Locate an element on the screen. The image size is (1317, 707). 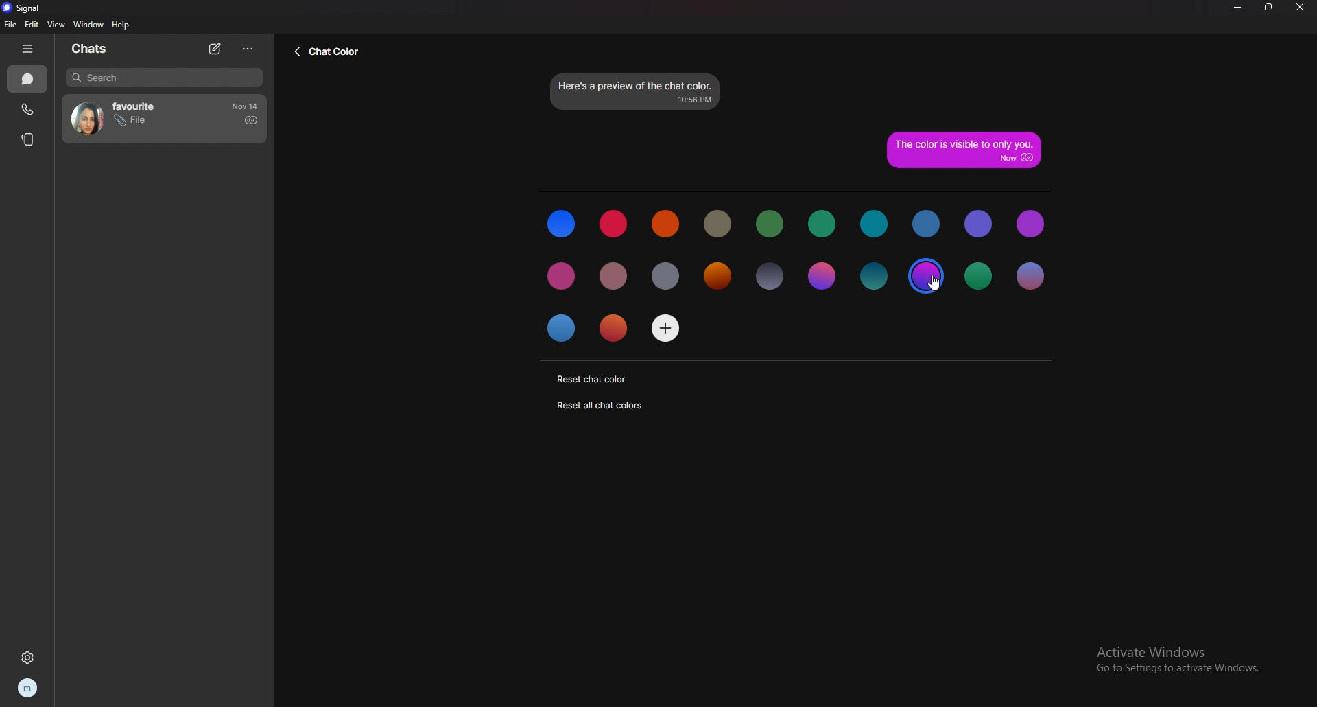
calls is located at coordinates (27, 110).